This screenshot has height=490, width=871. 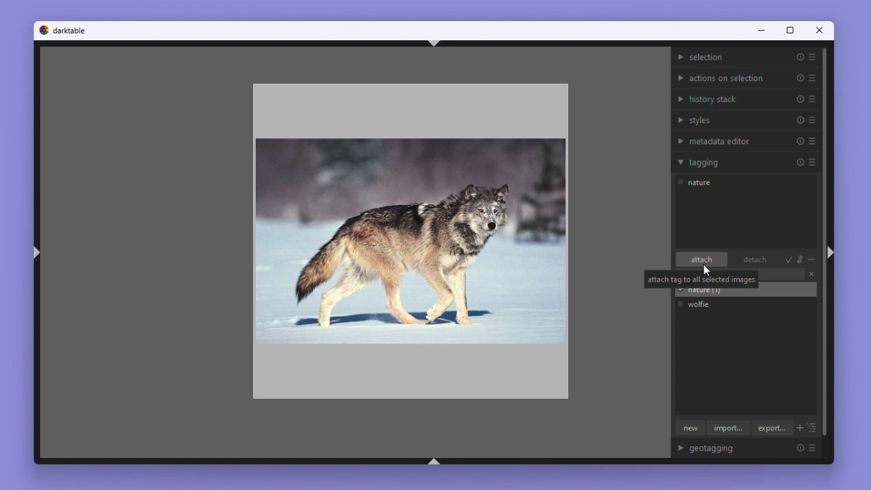 I want to click on Export, so click(x=772, y=428).